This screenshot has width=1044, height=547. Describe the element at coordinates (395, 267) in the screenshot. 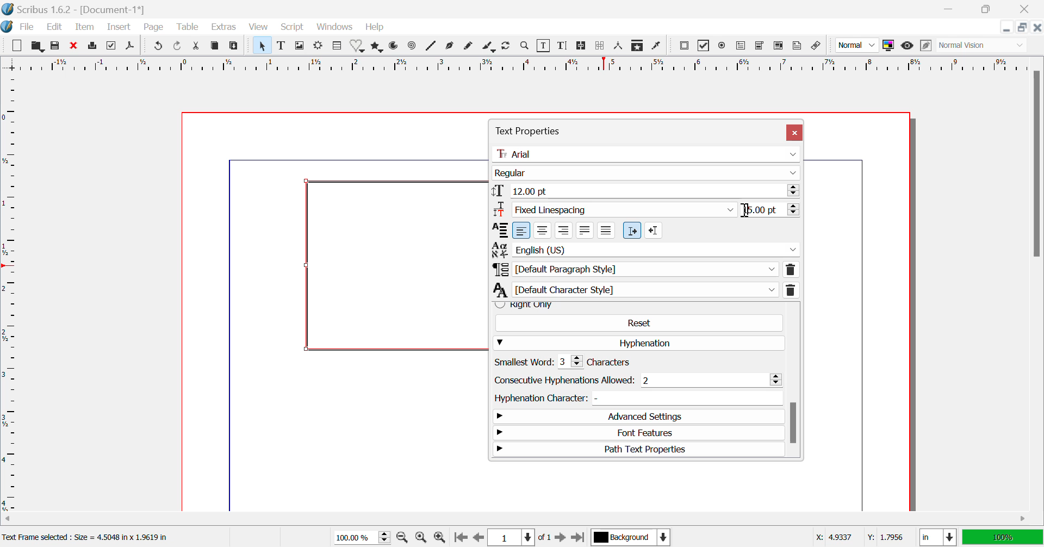

I see `textbox` at that location.